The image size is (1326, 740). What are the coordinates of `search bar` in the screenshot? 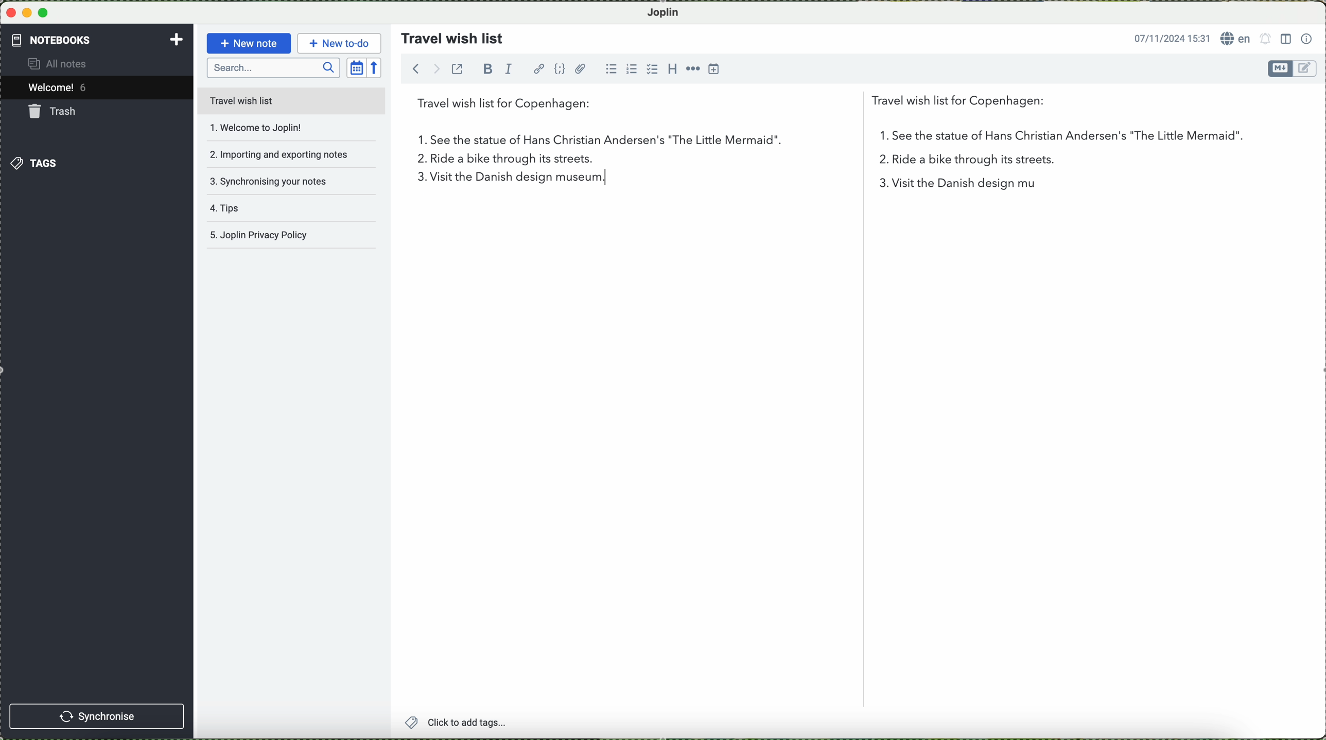 It's located at (273, 68).